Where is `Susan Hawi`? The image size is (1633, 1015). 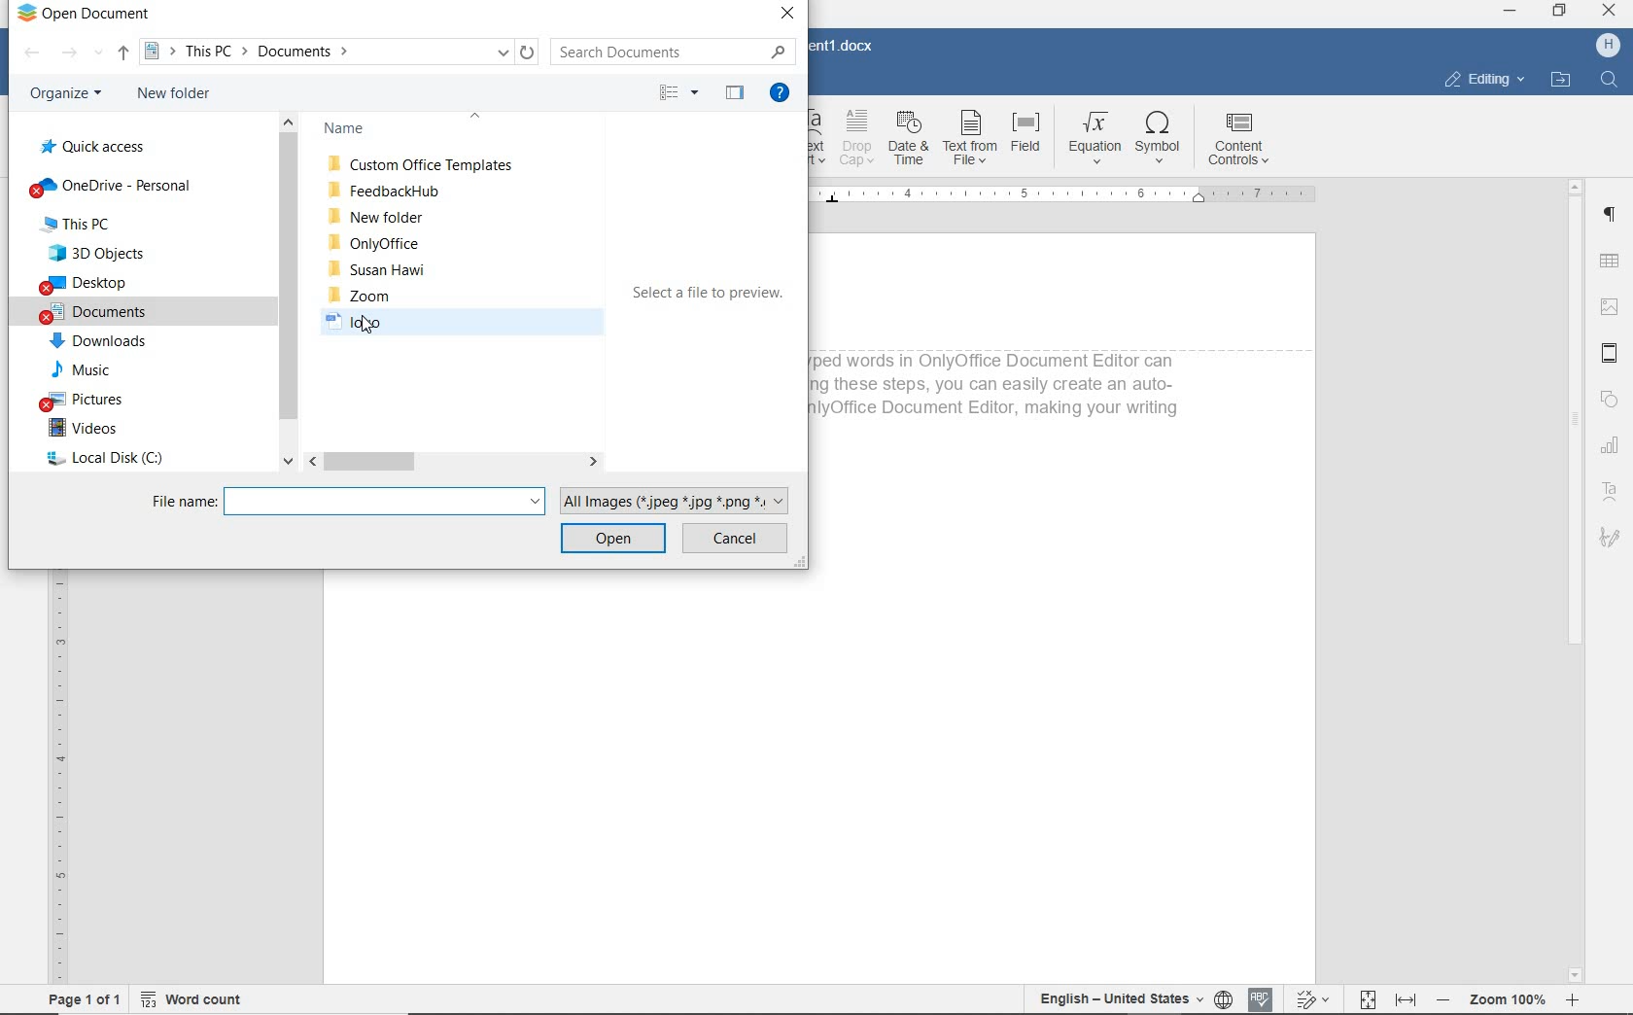
Susan Hawi is located at coordinates (386, 270).